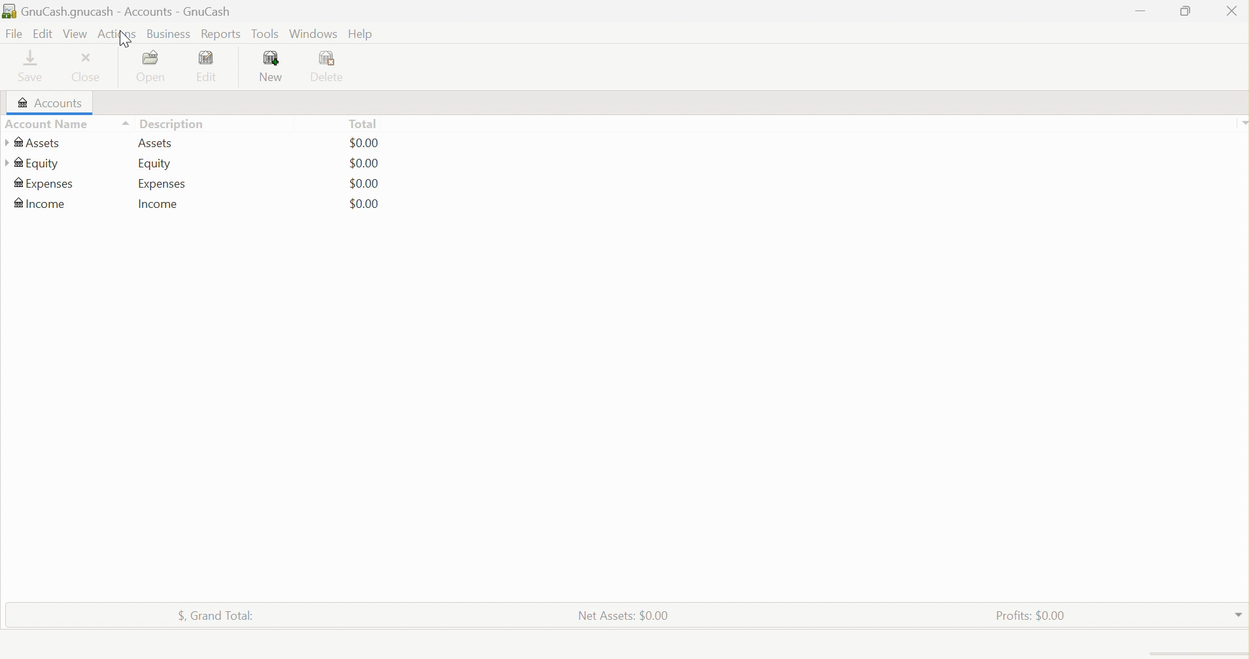  What do you see at coordinates (12, 34) in the screenshot?
I see `File` at bounding box center [12, 34].